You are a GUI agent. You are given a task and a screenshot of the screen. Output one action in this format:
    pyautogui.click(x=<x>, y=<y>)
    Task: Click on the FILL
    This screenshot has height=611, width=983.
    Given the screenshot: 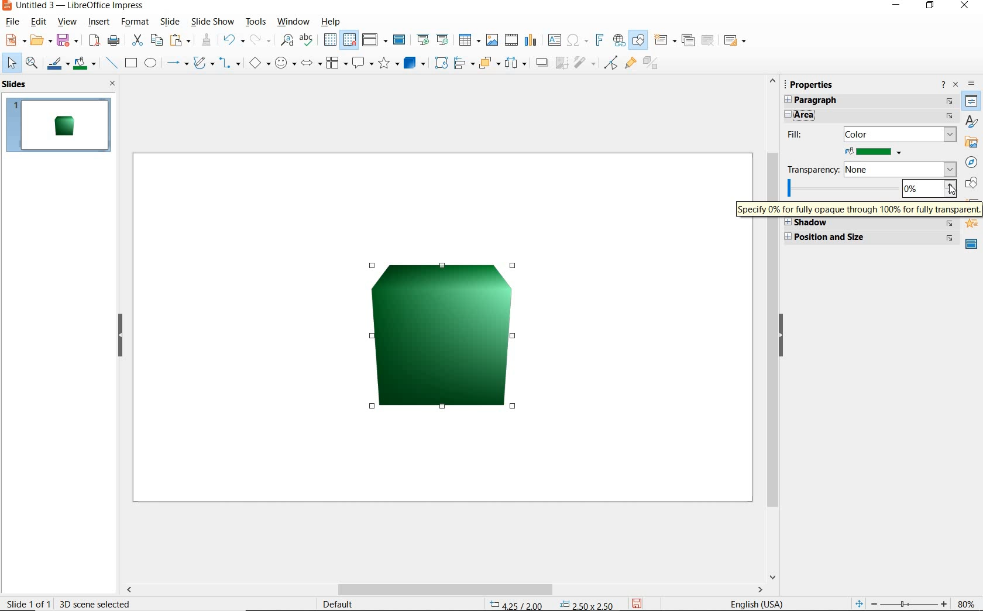 What is the action you would take?
    pyautogui.click(x=870, y=134)
    